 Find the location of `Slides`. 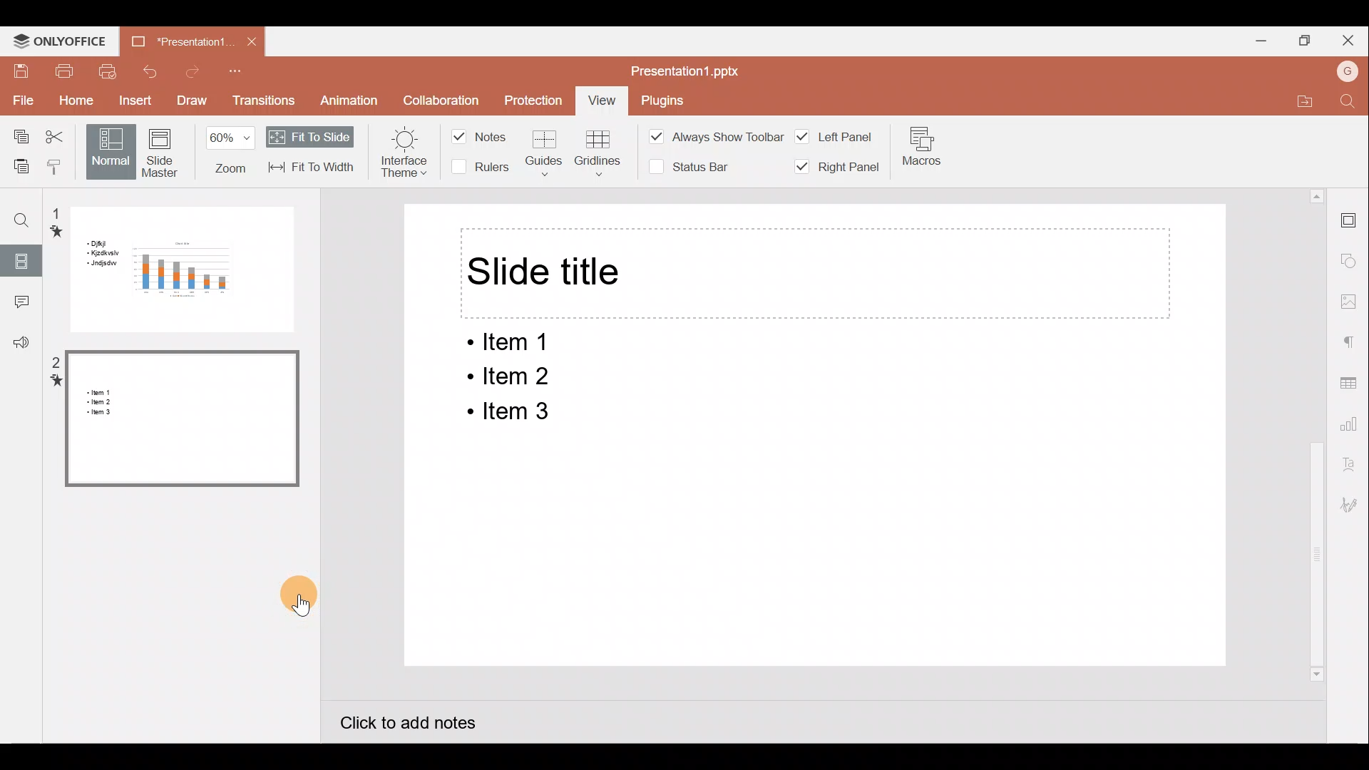

Slides is located at coordinates (22, 263).